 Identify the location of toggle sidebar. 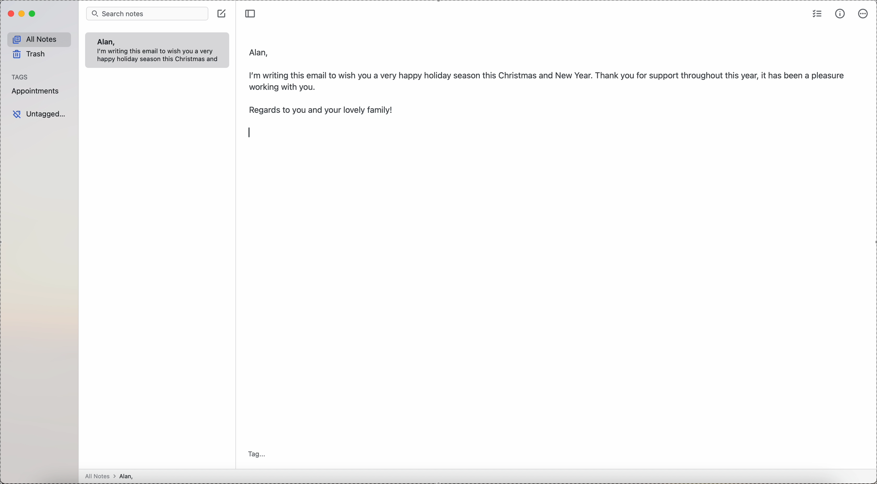
(251, 12).